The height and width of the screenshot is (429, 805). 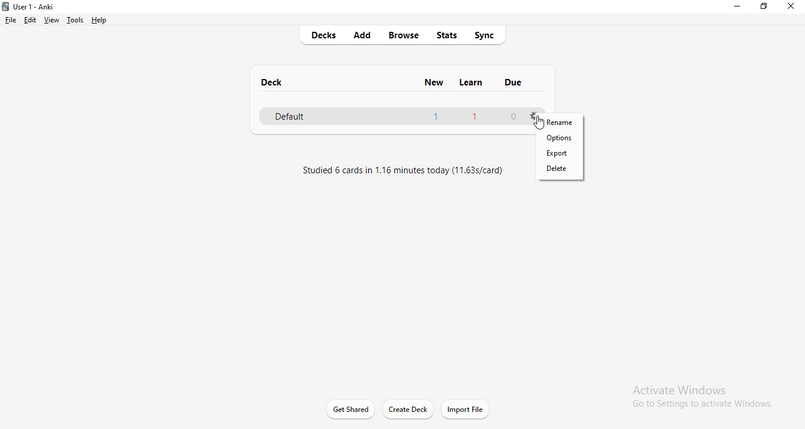 What do you see at coordinates (559, 123) in the screenshot?
I see `rename` at bounding box center [559, 123].